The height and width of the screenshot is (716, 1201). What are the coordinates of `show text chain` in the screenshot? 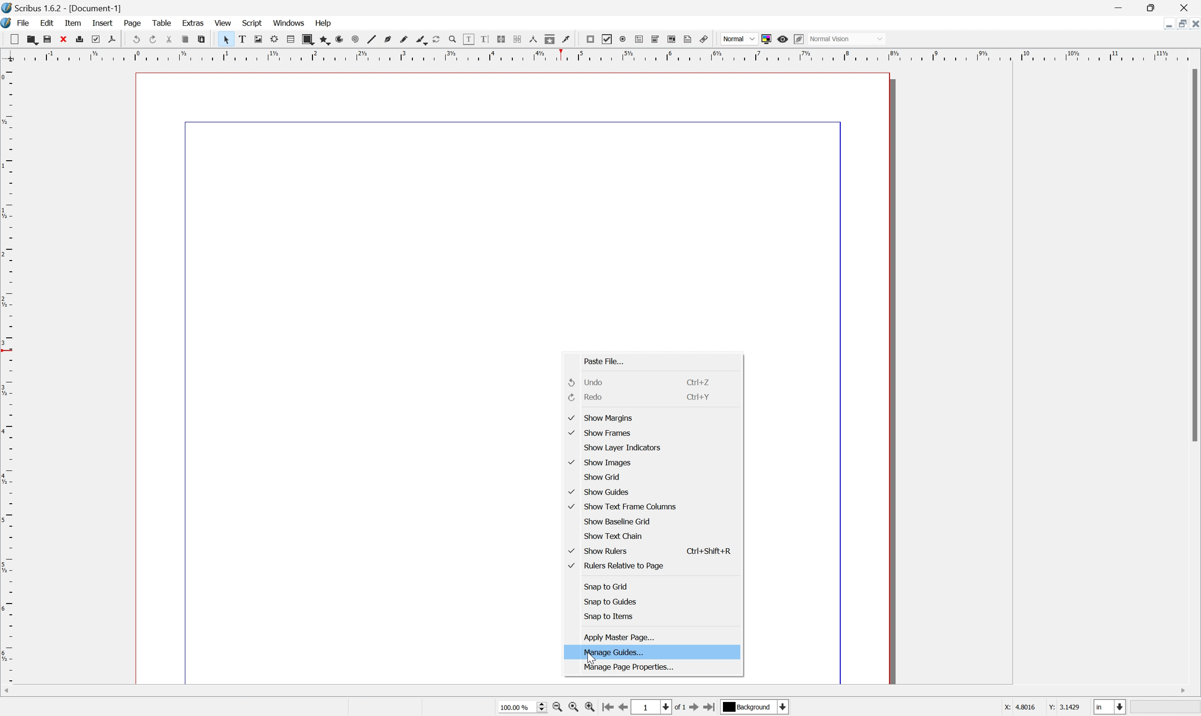 It's located at (613, 535).